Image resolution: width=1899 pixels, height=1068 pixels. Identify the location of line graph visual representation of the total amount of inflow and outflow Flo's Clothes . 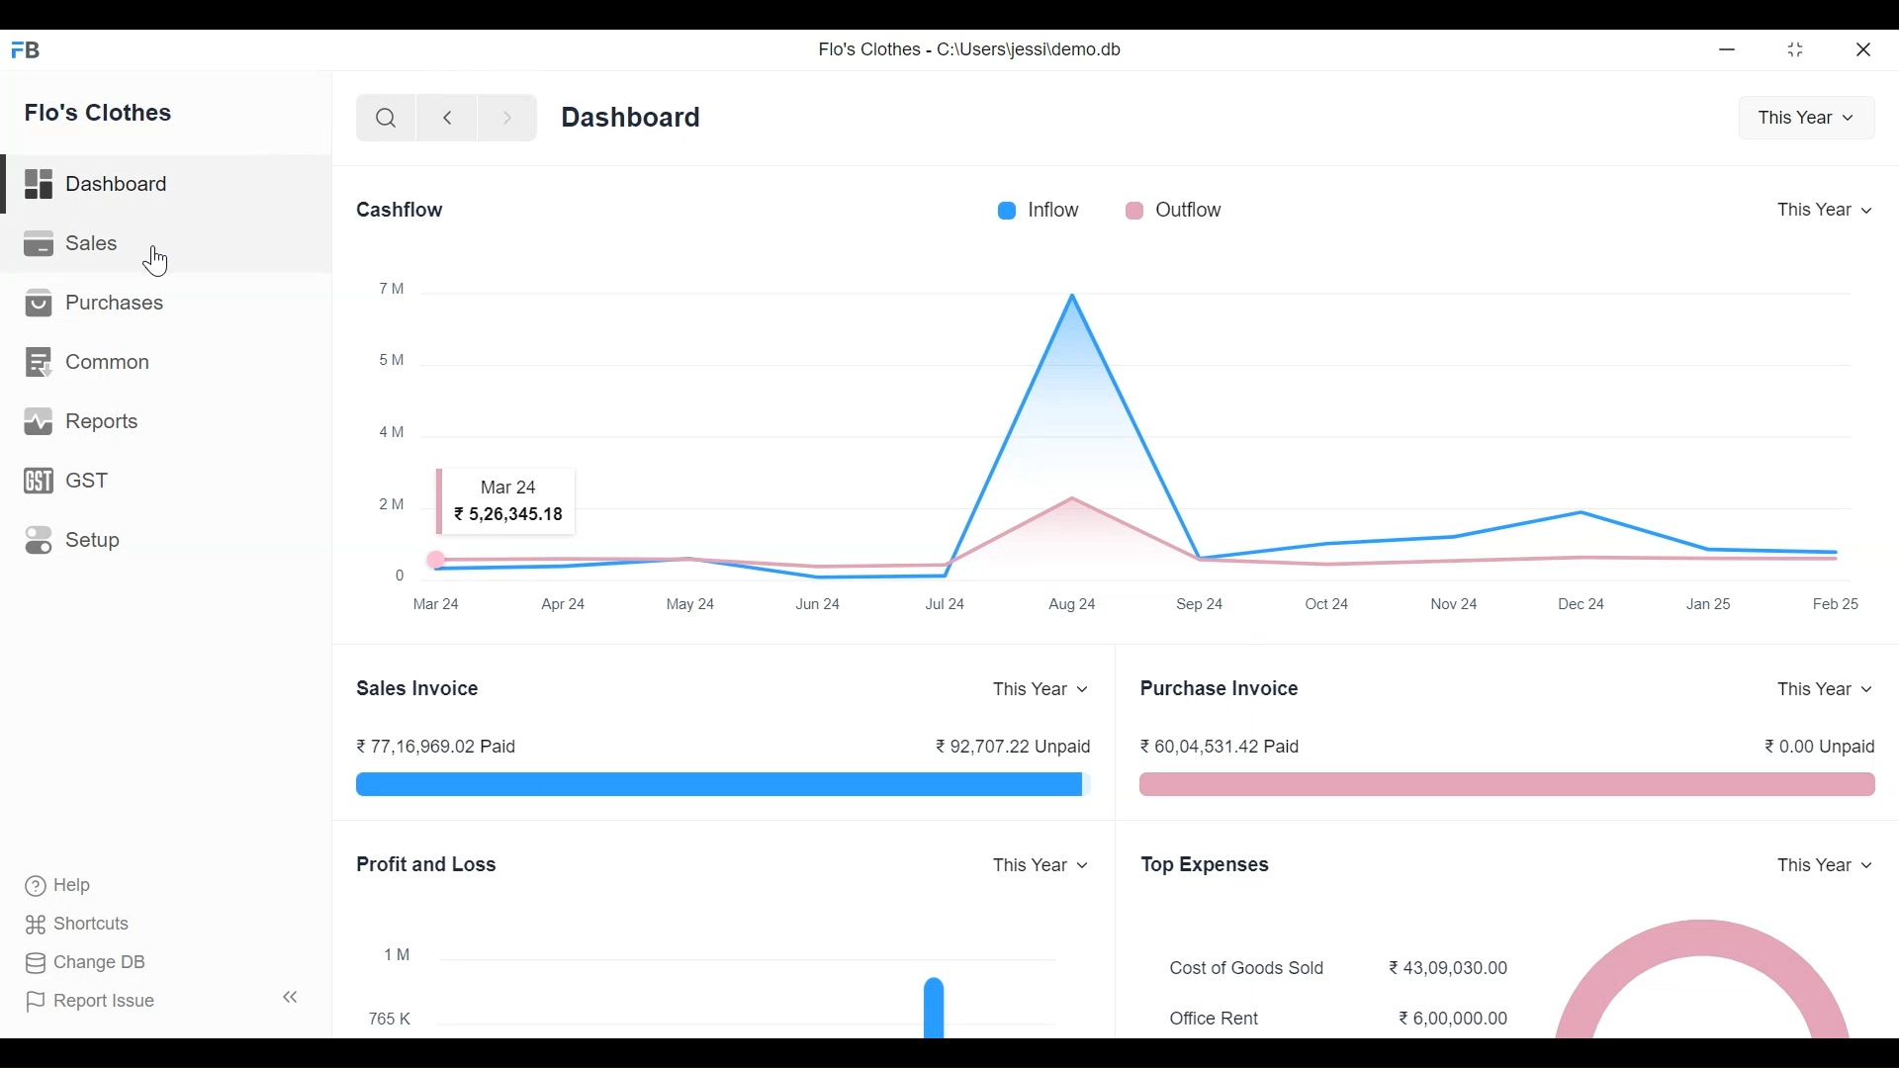
(1151, 435).